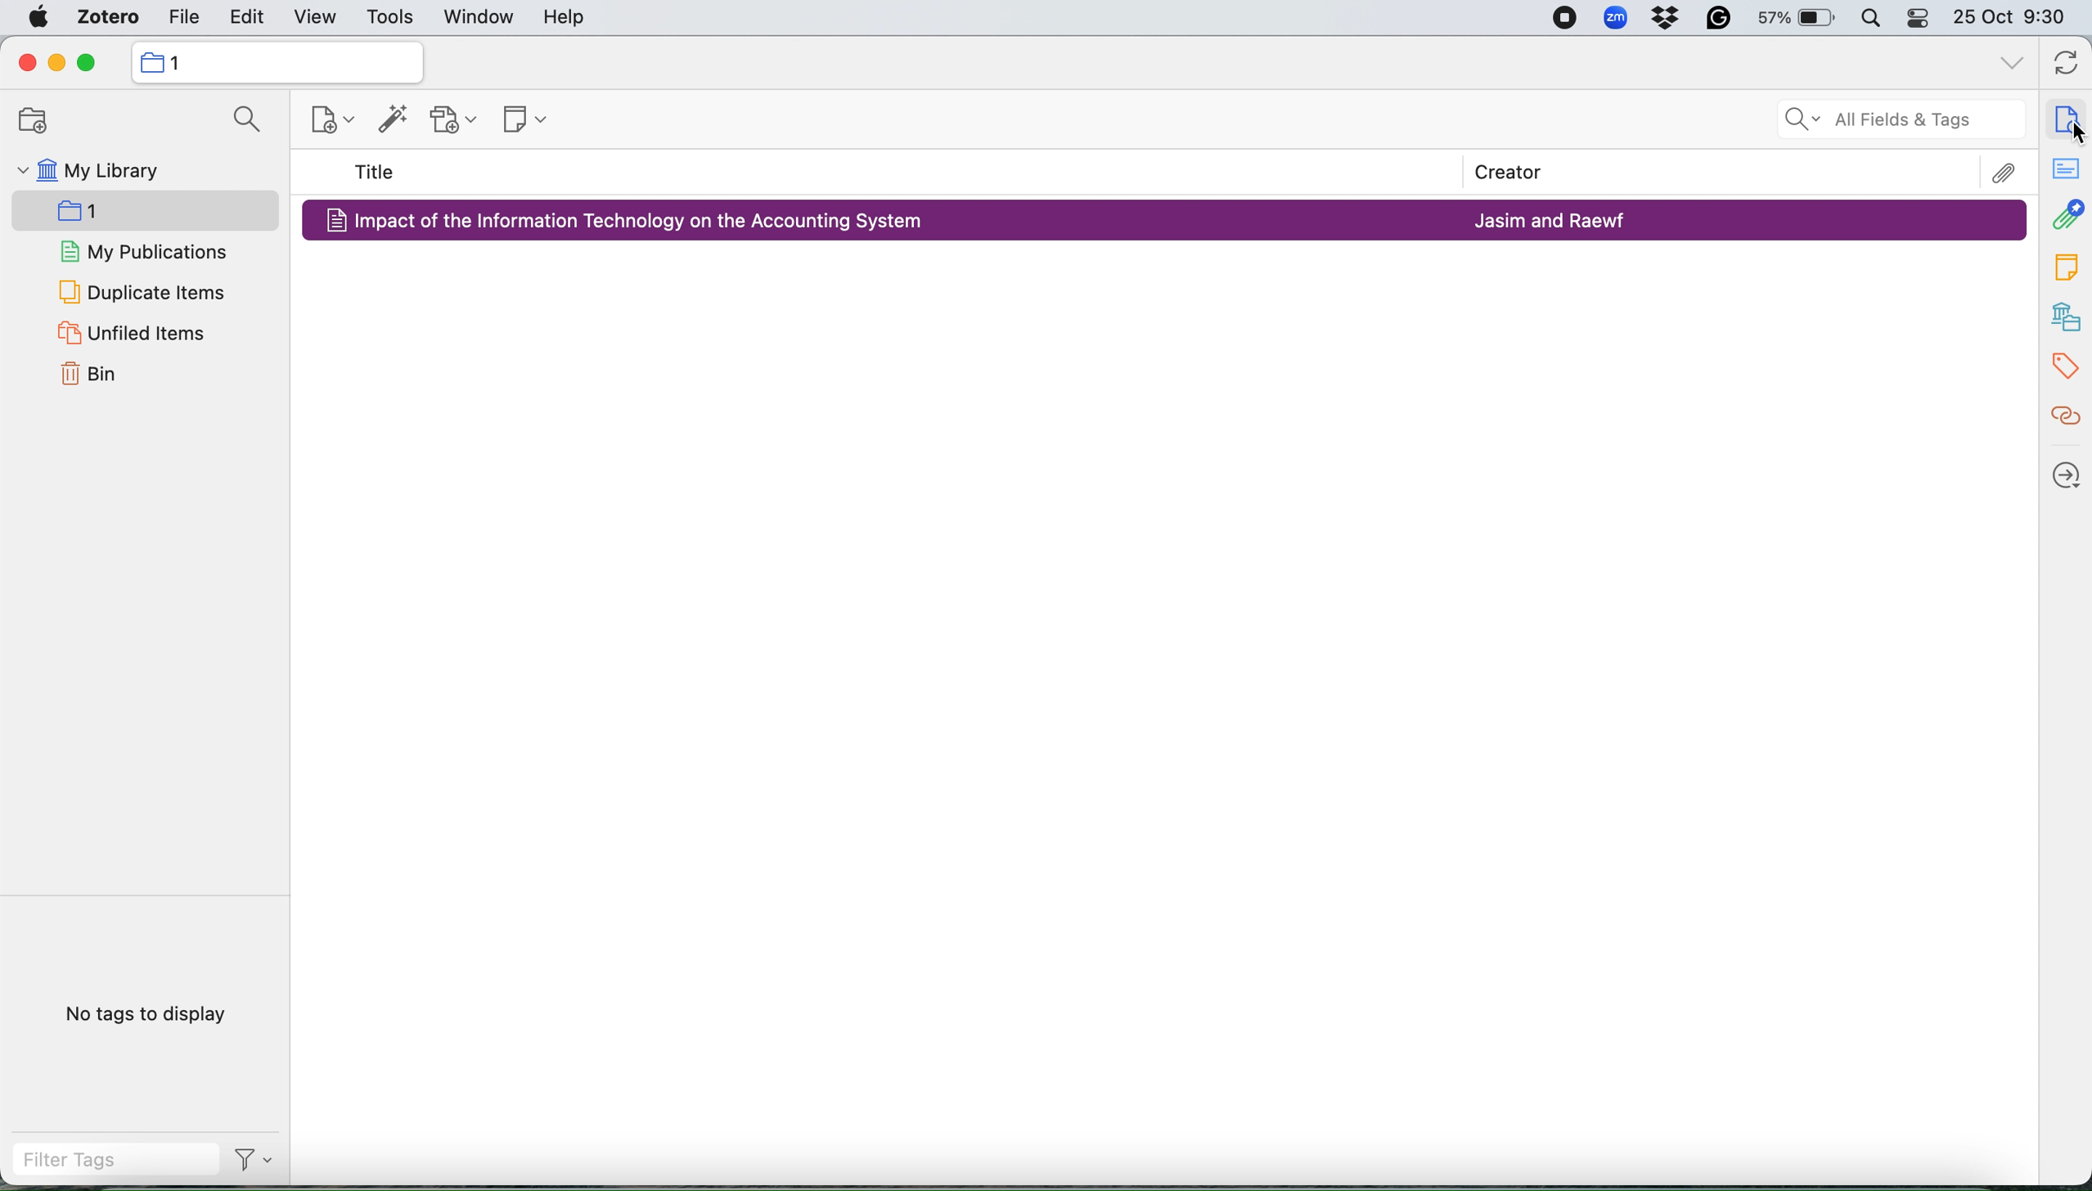  What do you see at coordinates (479, 17) in the screenshot?
I see `window` at bounding box center [479, 17].